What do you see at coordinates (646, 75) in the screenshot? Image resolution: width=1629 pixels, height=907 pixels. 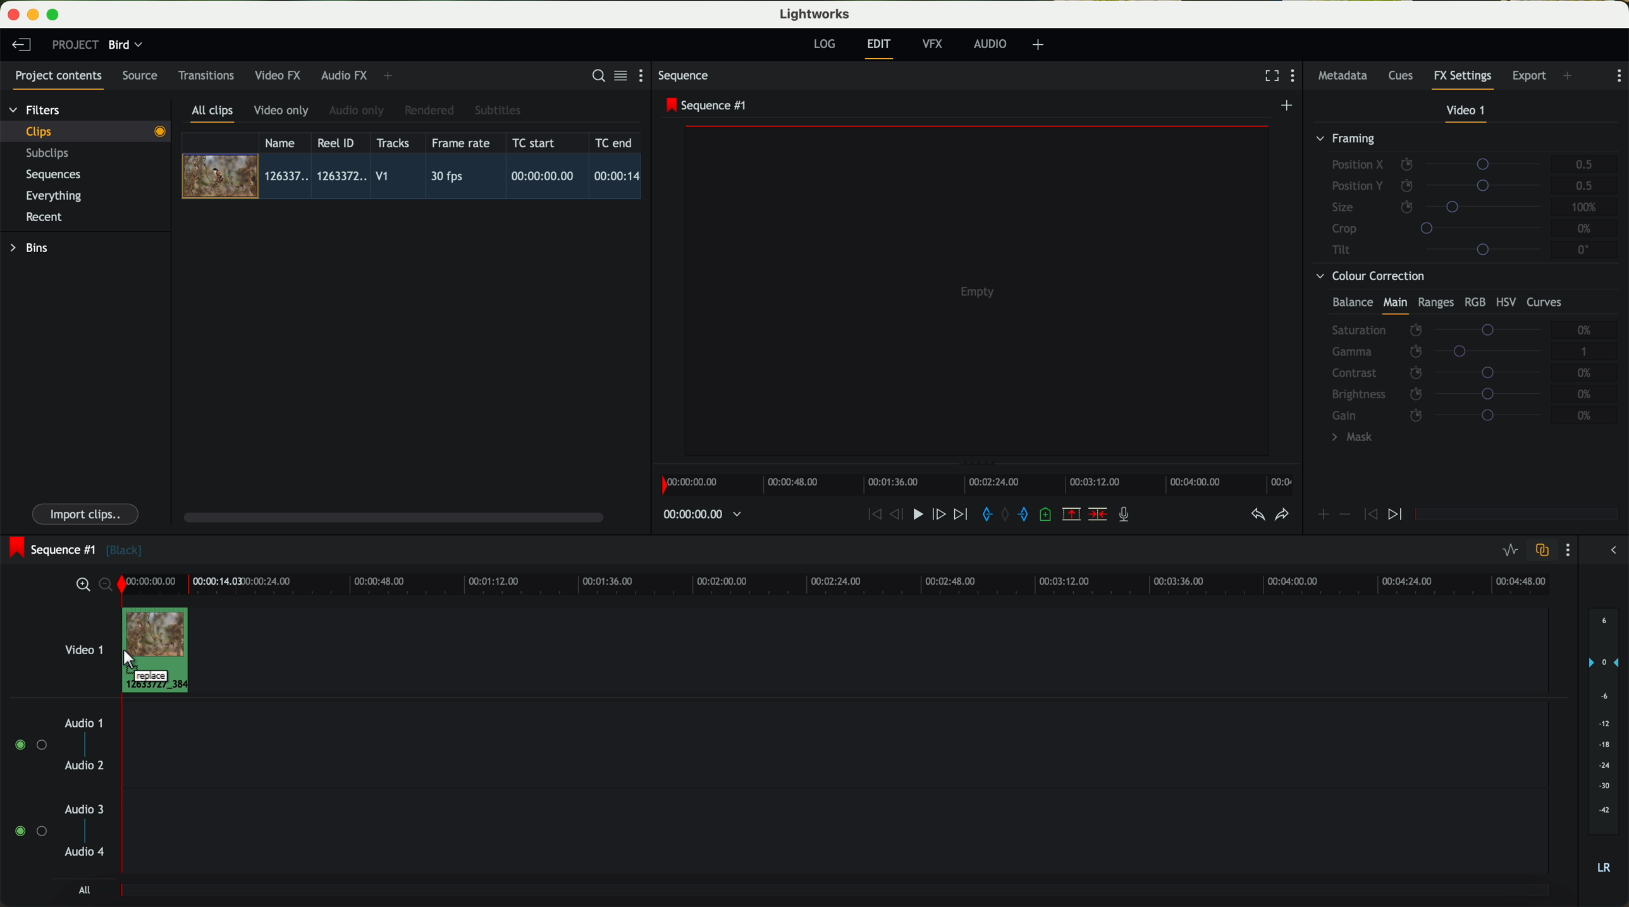 I see `show settings menu` at bounding box center [646, 75].